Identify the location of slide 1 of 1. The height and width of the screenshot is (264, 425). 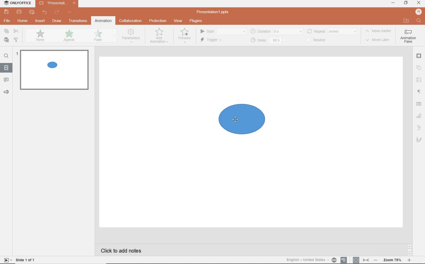
(27, 261).